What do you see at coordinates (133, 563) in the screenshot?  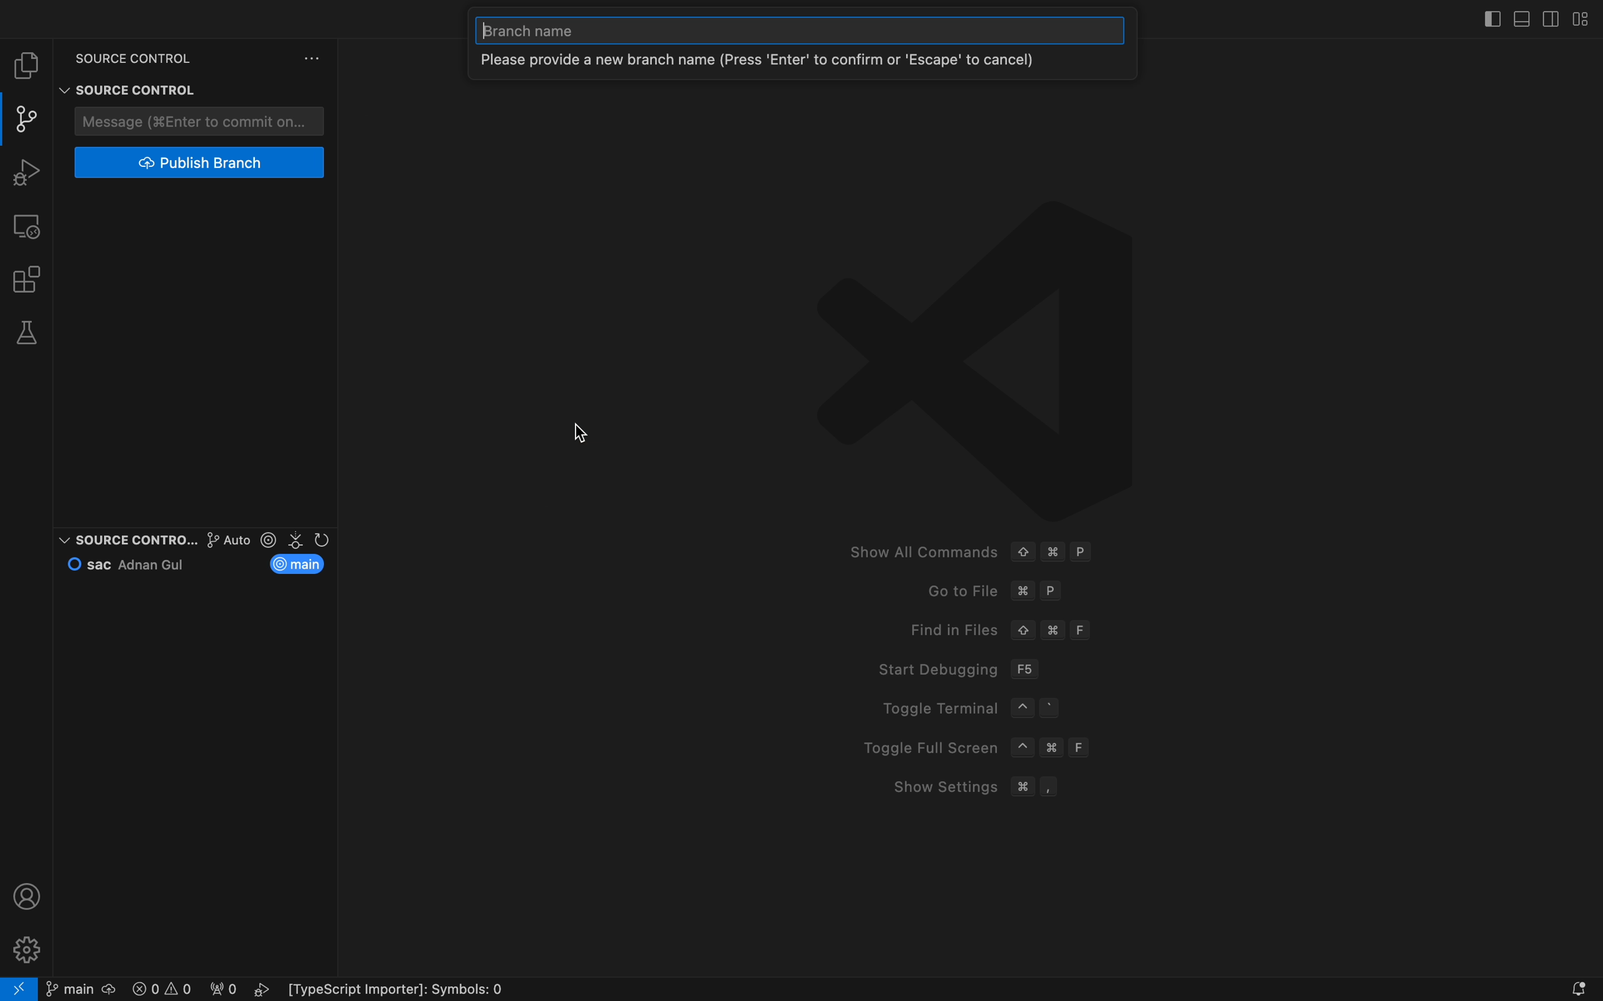 I see `commit and author name` at bounding box center [133, 563].